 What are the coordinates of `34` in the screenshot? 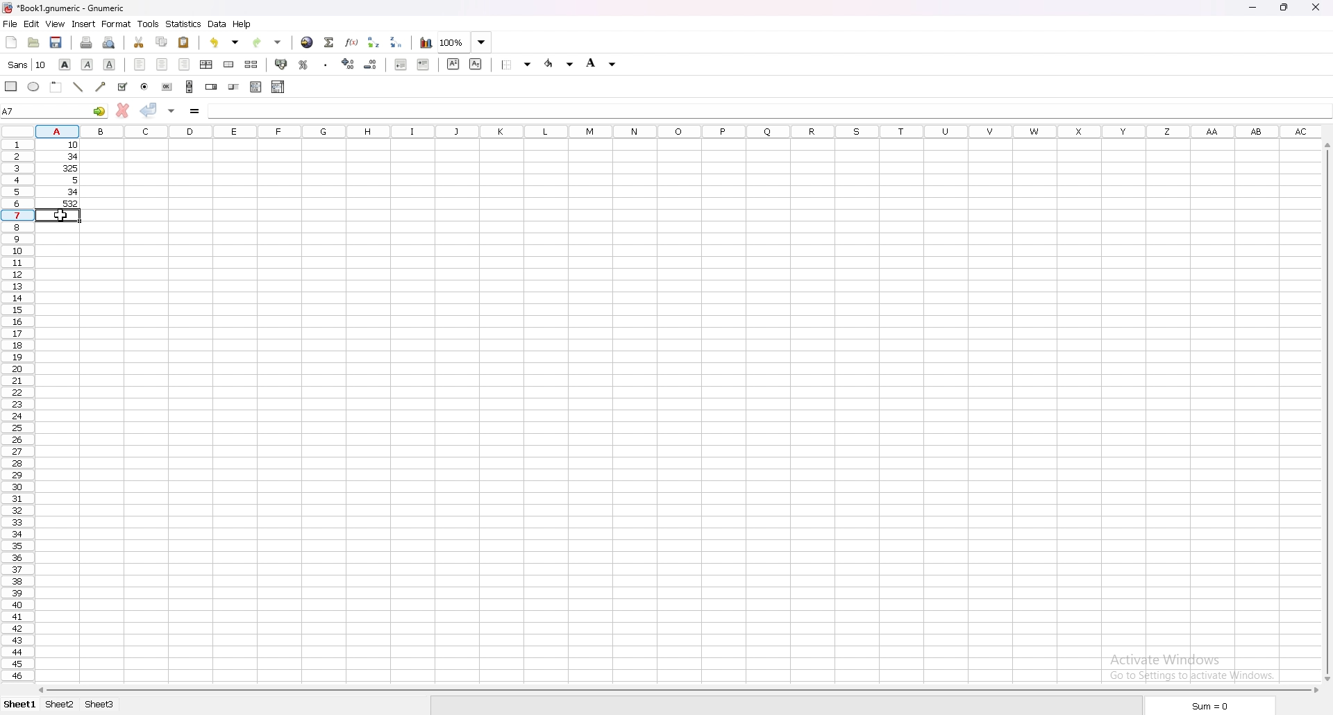 It's located at (62, 156).